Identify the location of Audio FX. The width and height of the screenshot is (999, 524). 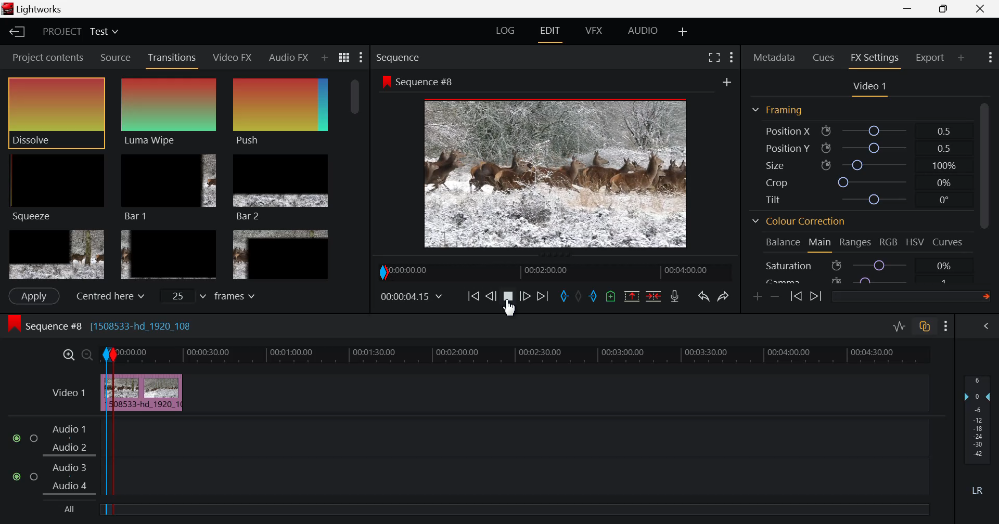
(287, 58).